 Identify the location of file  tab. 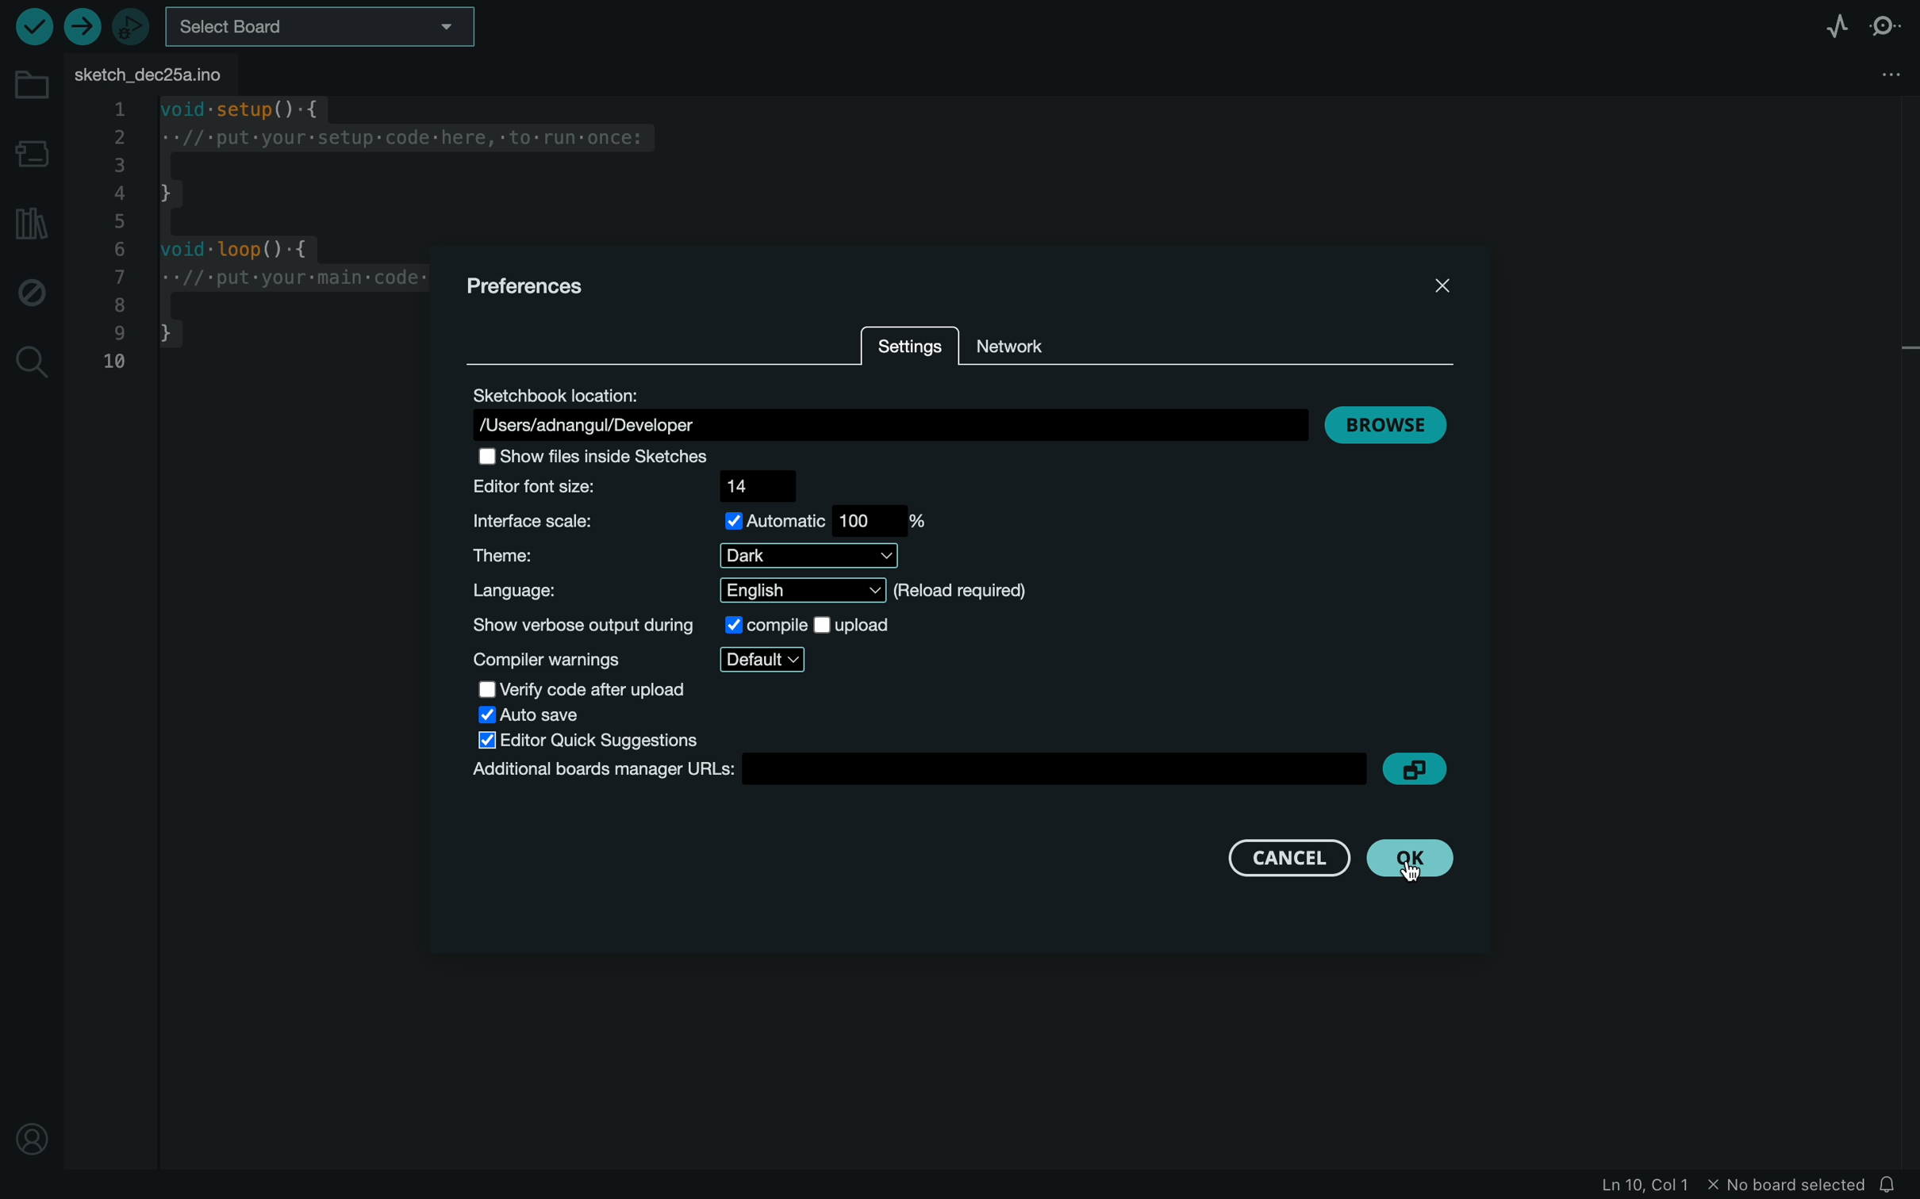
(159, 73).